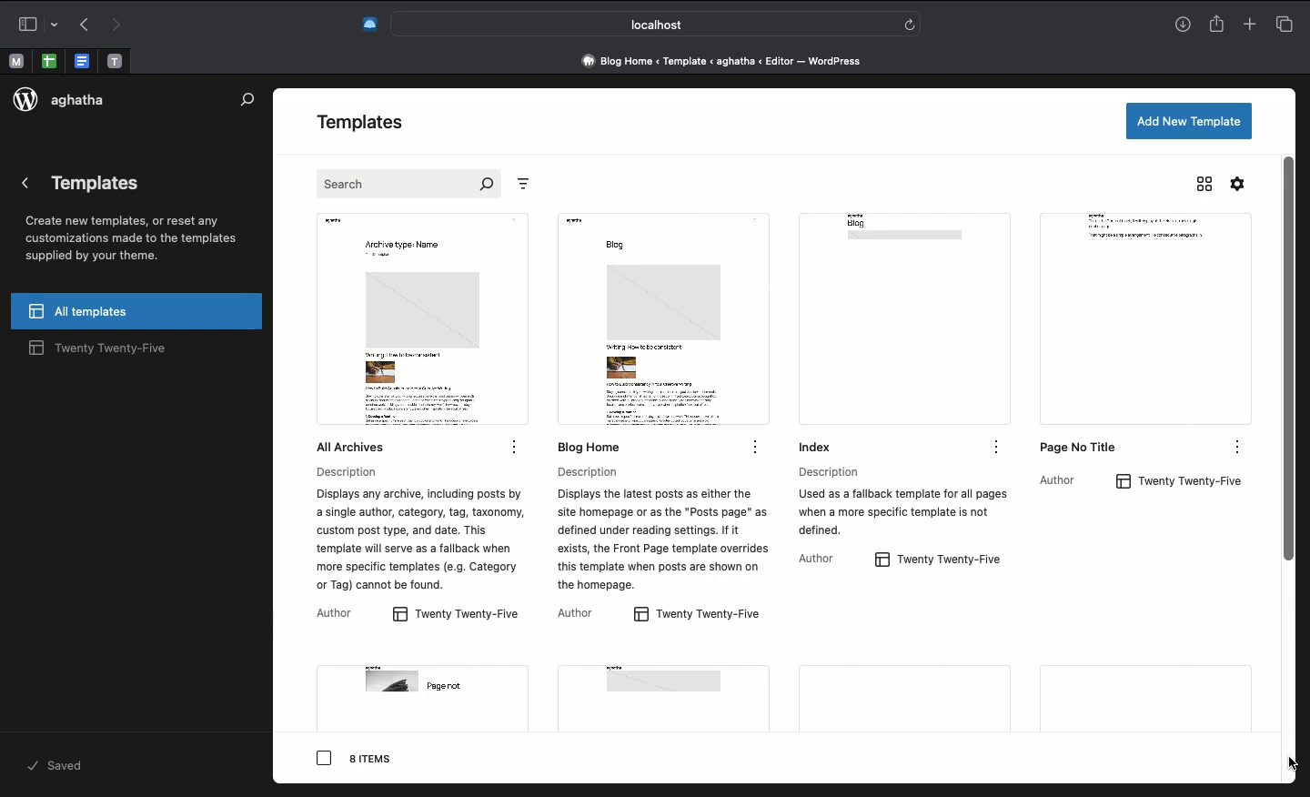  What do you see at coordinates (898, 337) in the screenshot?
I see `Index` at bounding box center [898, 337].